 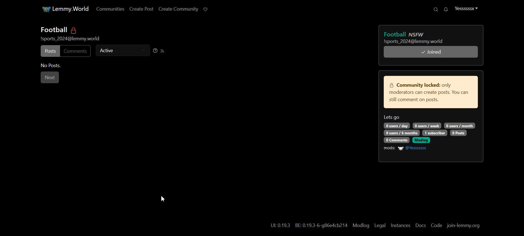 What do you see at coordinates (397, 225) in the screenshot?
I see `Instance` at bounding box center [397, 225].